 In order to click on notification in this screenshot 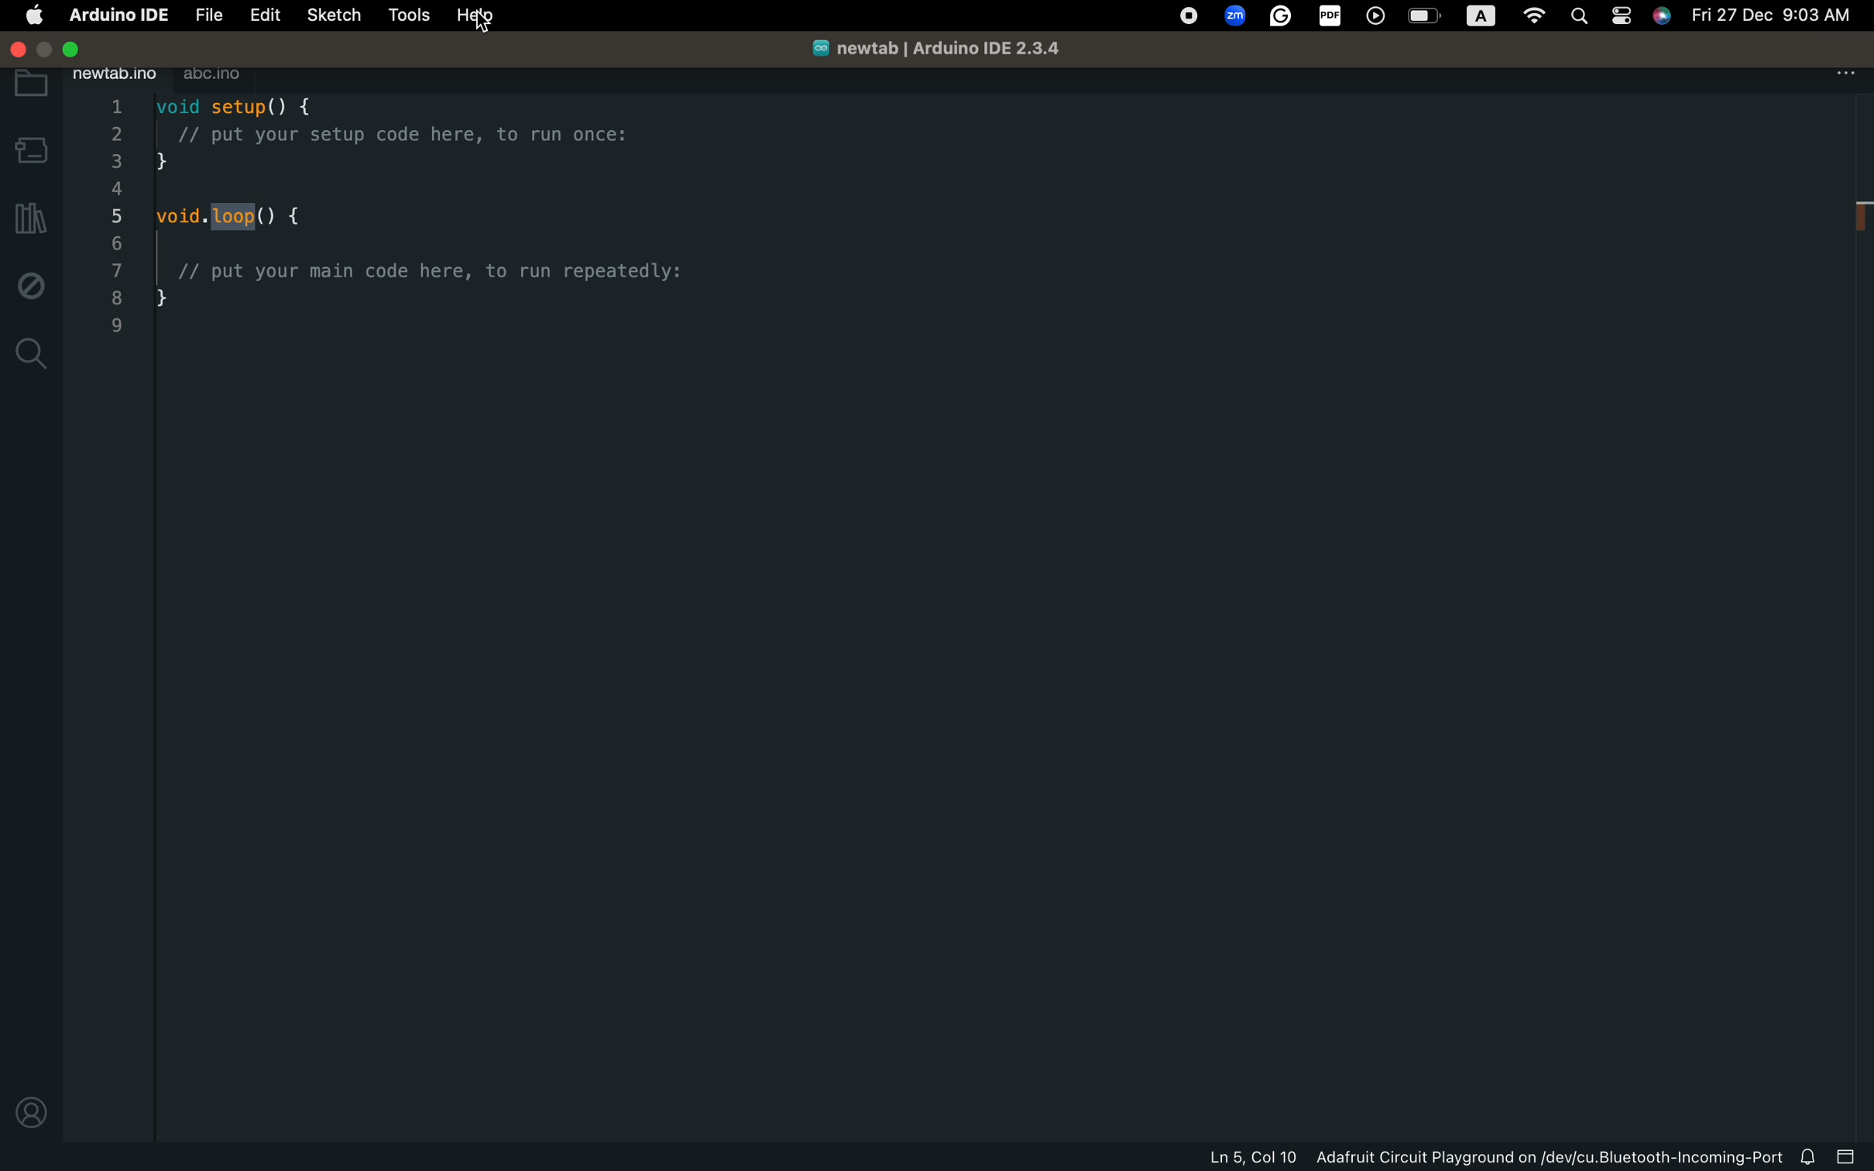, I will do `click(1809, 1158)`.